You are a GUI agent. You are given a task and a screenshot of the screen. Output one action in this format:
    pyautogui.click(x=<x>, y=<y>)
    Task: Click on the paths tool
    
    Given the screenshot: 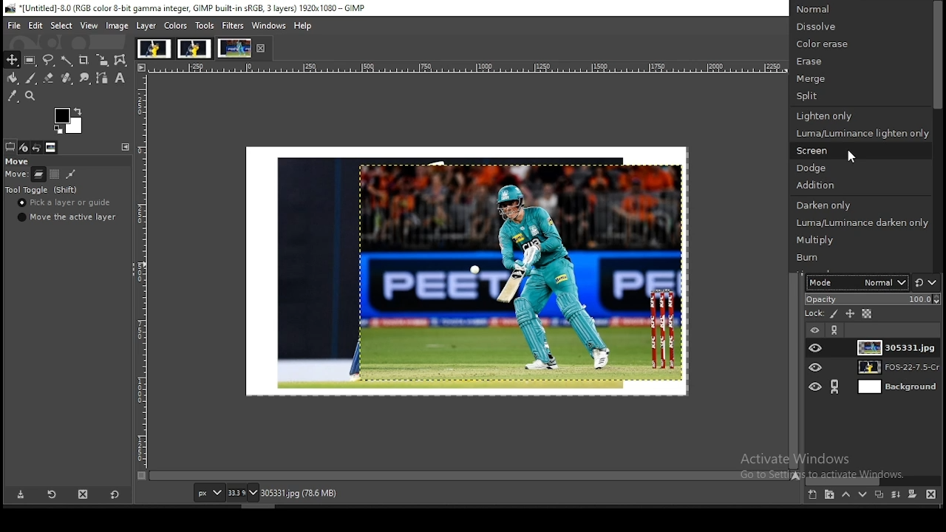 What is the action you would take?
    pyautogui.click(x=103, y=78)
    